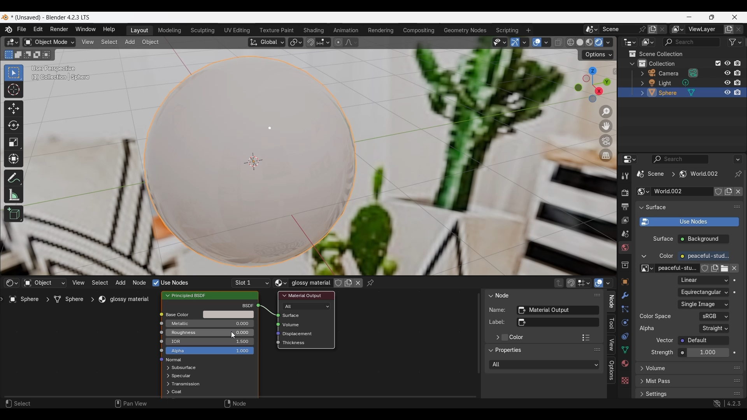  I want to click on Texture properties, so click(624, 380).